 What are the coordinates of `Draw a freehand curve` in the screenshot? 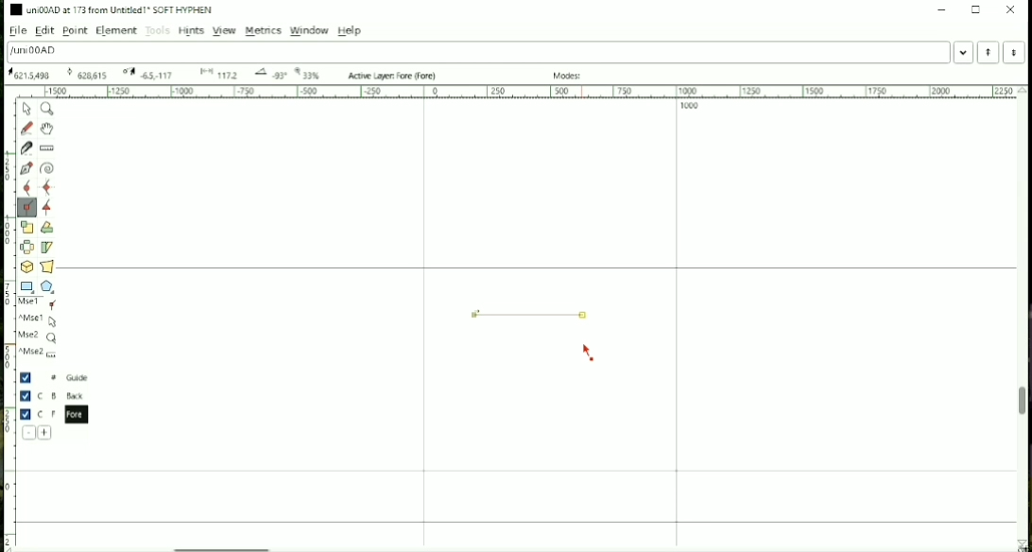 It's located at (26, 128).